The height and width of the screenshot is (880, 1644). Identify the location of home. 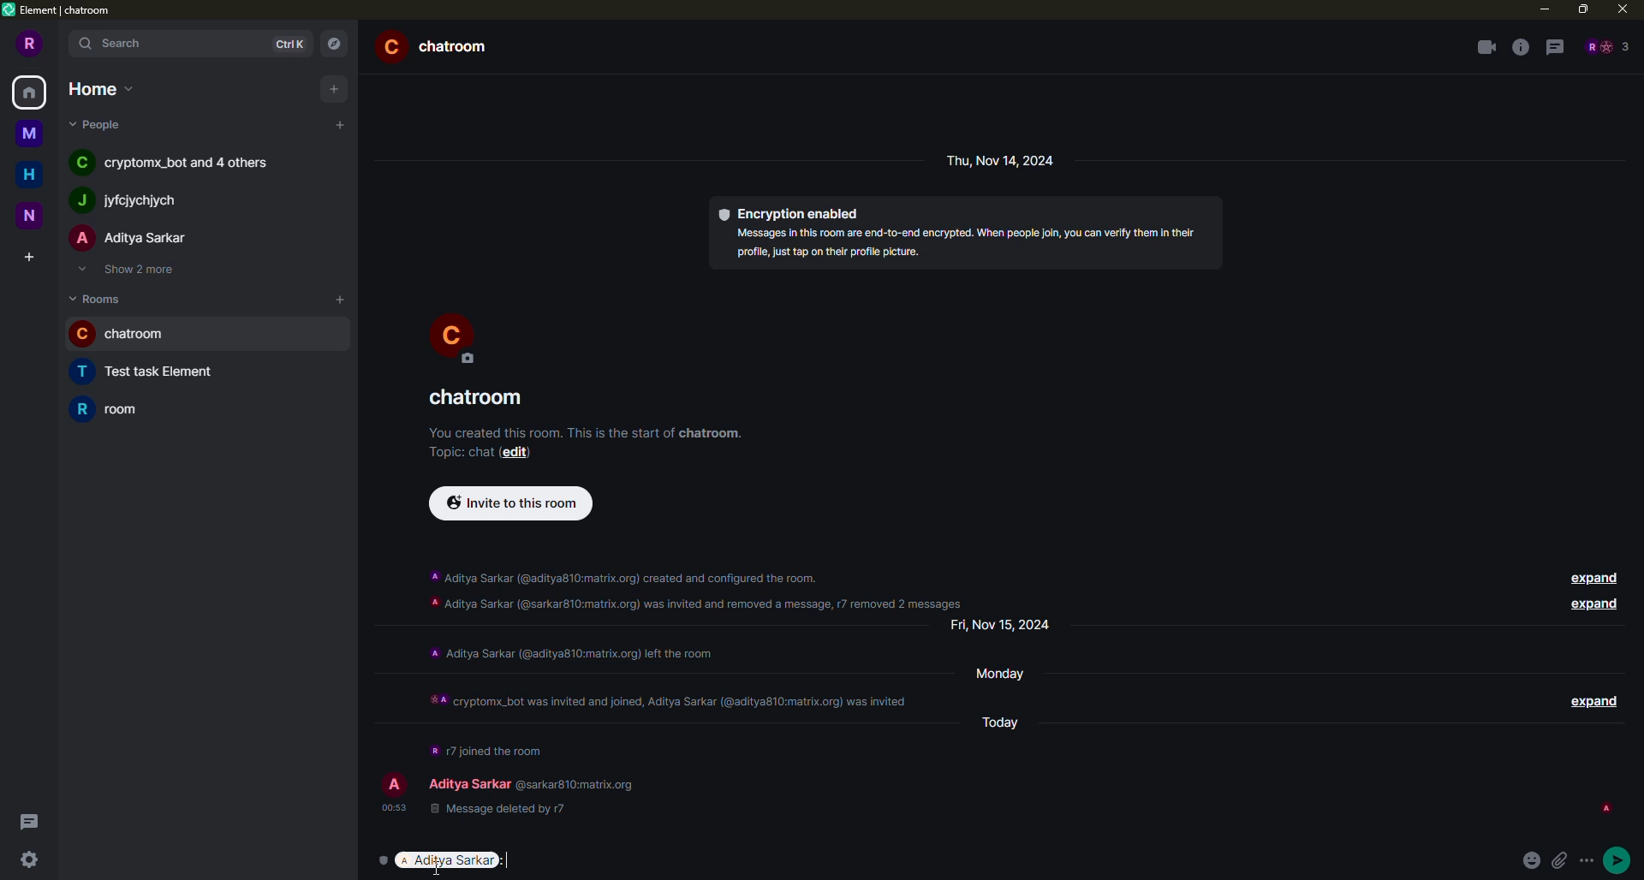
(31, 91).